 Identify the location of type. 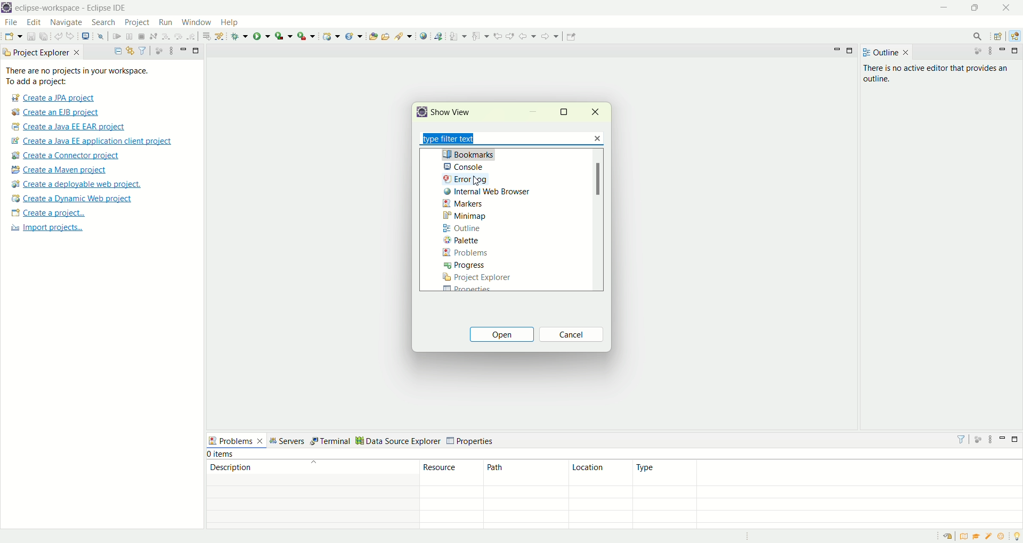
(664, 473).